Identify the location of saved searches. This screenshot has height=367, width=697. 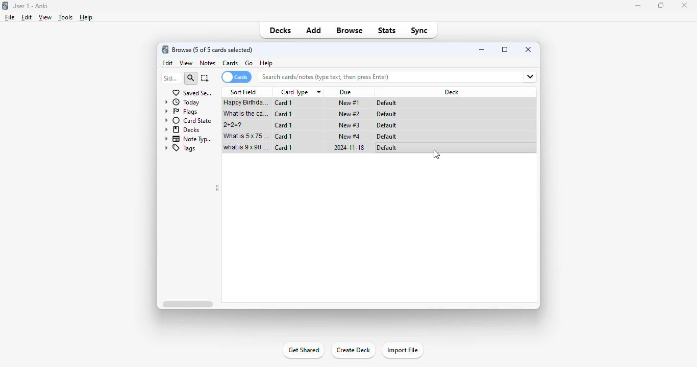
(192, 93).